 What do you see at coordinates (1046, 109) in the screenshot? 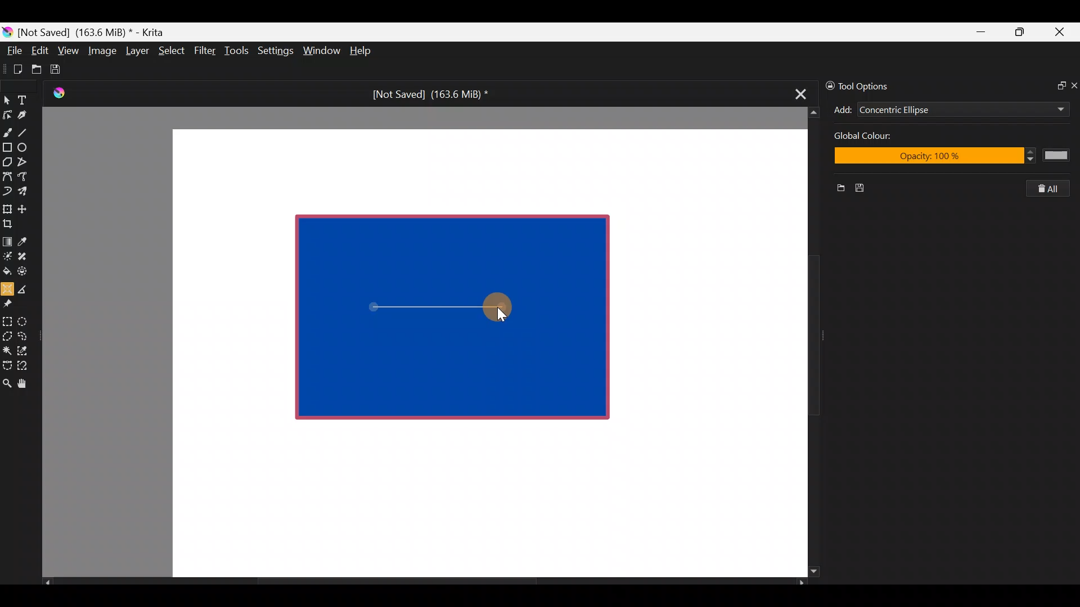
I see `Add dropdown` at bounding box center [1046, 109].